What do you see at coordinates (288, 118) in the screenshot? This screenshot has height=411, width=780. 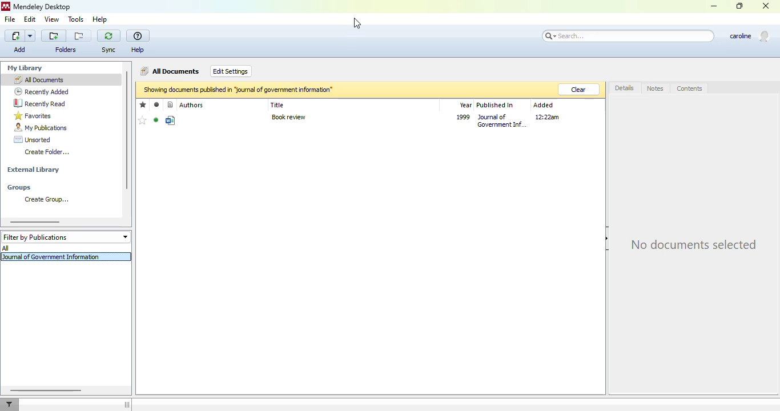 I see `book review` at bounding box center [288, 118].